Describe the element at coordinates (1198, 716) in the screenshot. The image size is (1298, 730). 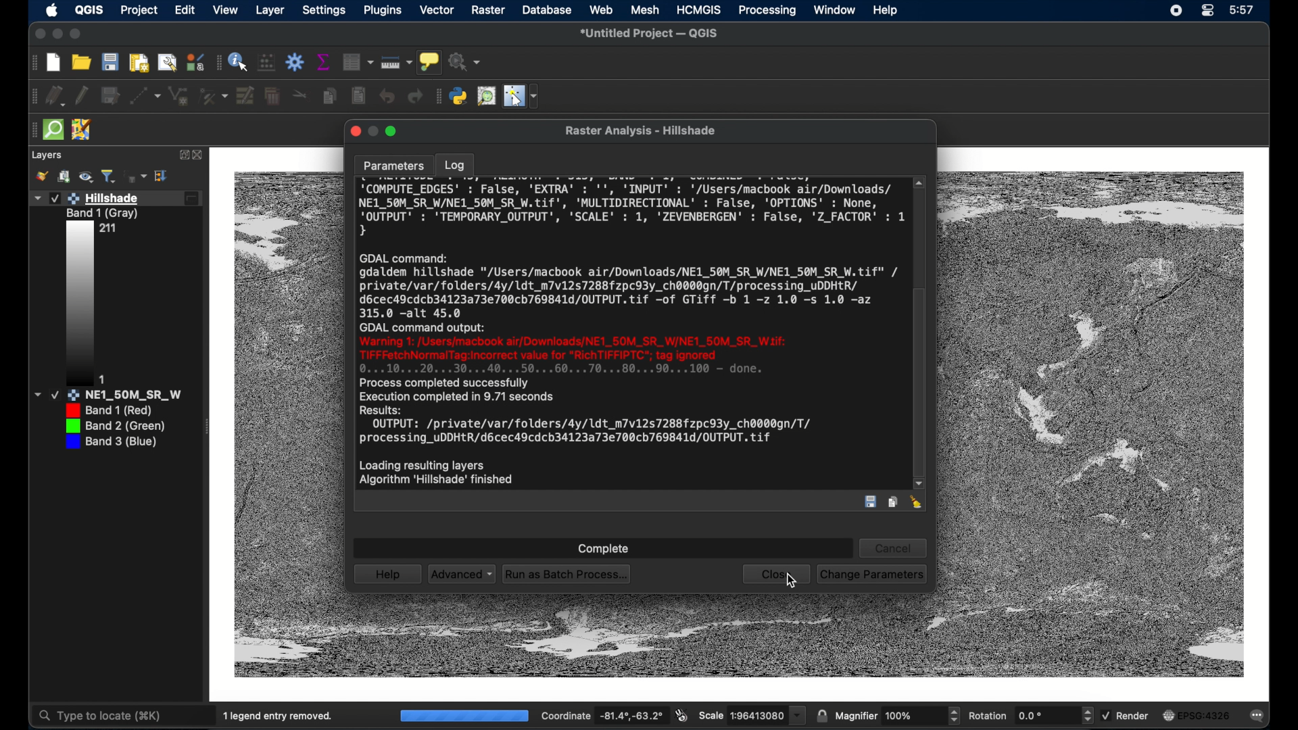
I see `current crs` at that location.